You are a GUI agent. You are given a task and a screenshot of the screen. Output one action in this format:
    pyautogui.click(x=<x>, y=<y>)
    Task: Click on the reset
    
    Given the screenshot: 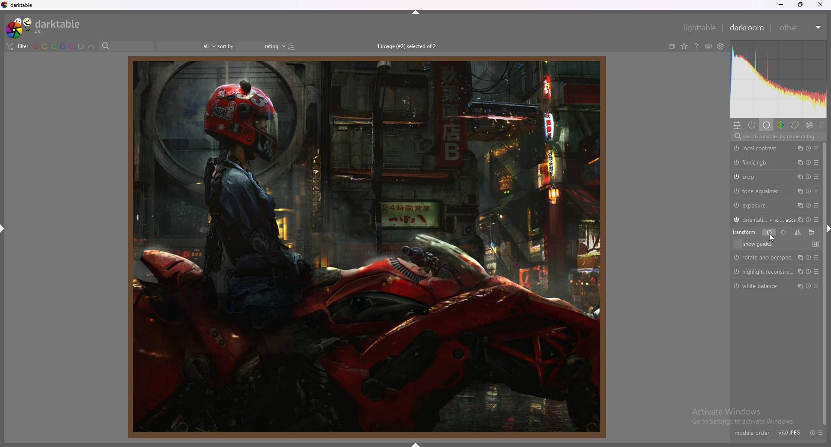 What is the action you would take?
    pyautogui.click(x=808, y=162)
    